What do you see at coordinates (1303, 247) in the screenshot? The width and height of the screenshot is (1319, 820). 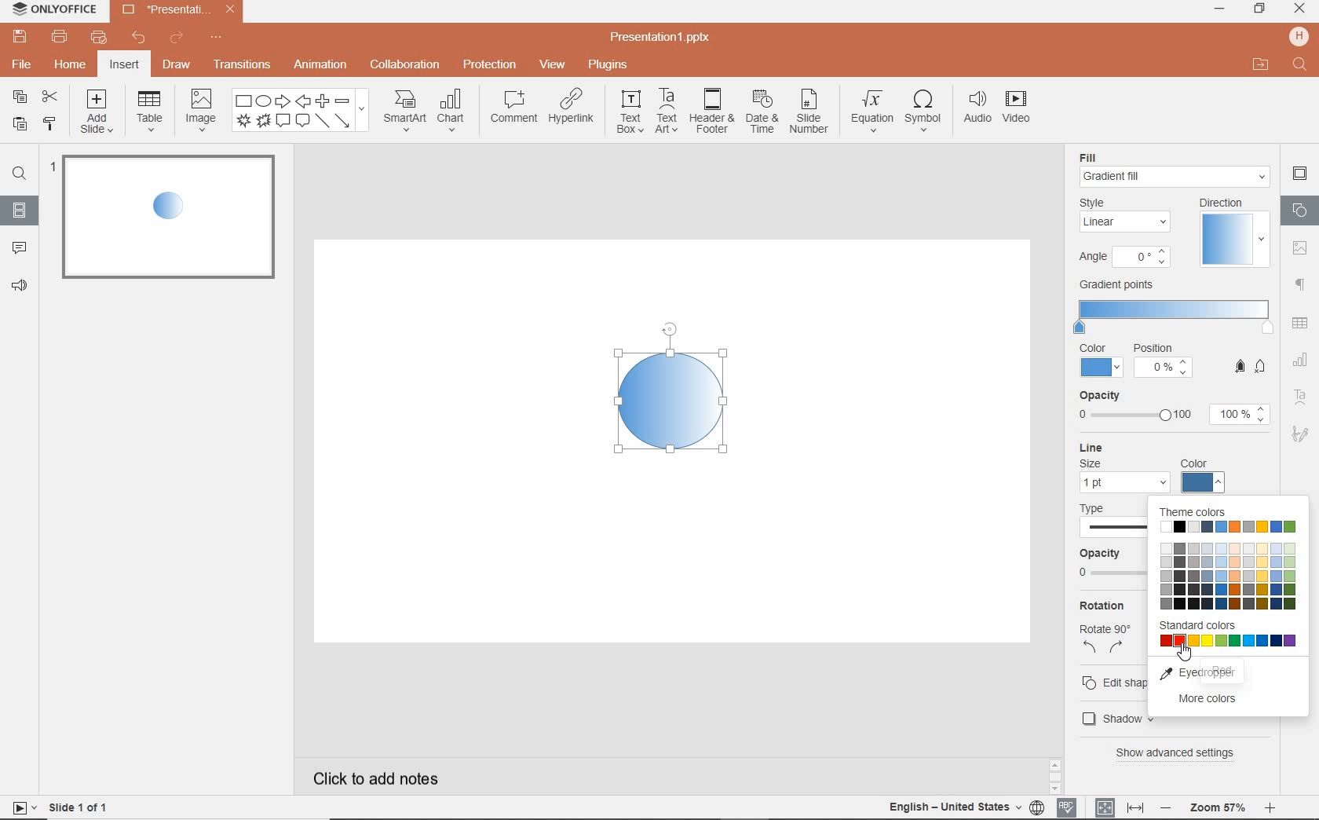 I see `image settings` at bounding box center [1303, 247].